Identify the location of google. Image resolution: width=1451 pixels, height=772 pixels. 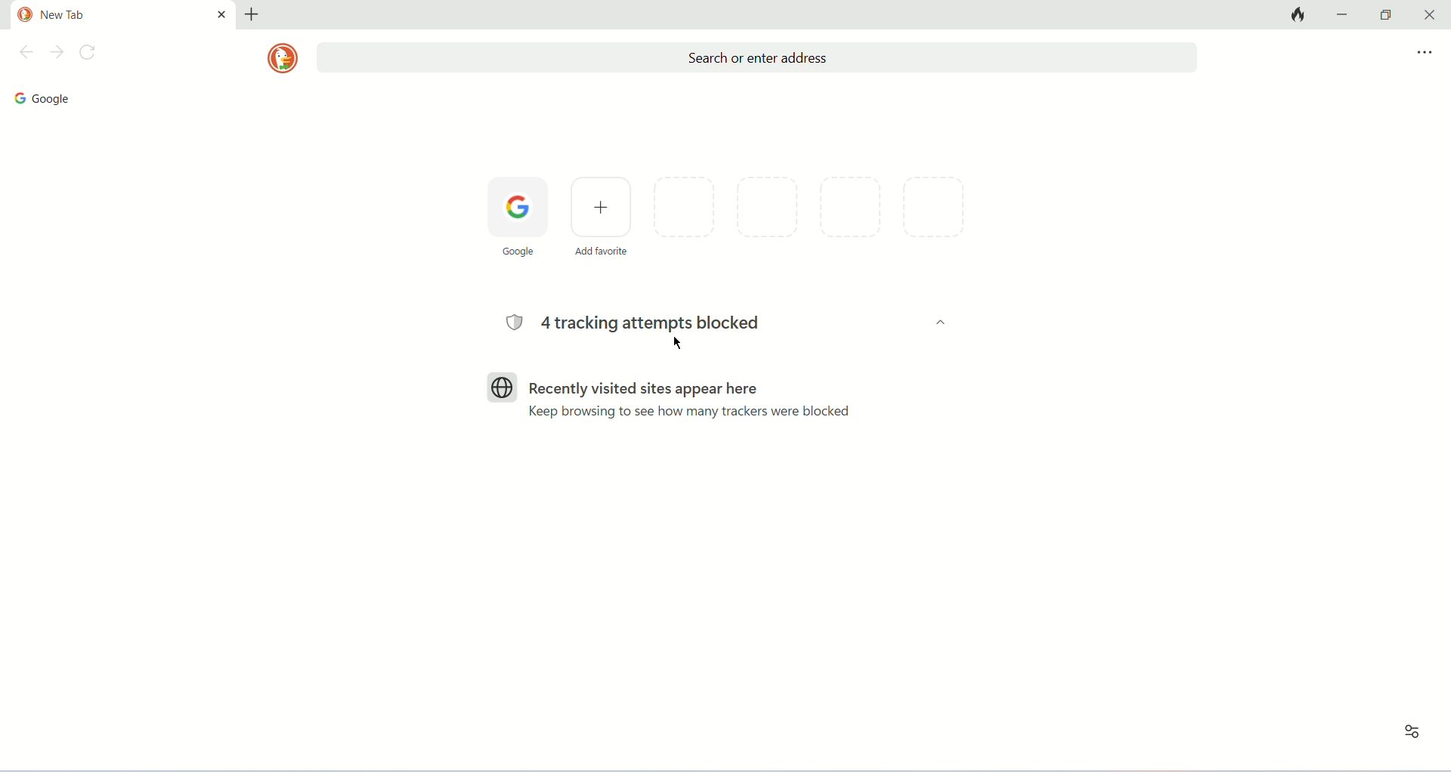
(40, 98).